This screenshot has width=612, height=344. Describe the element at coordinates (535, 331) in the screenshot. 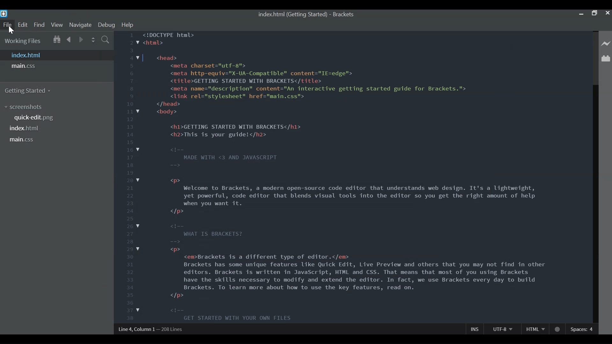

I see `HTML` at that location.